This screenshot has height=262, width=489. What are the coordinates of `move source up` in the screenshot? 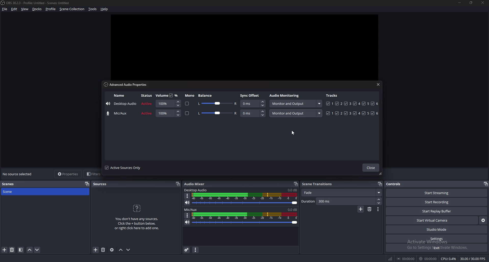 It's located at (121, 250).